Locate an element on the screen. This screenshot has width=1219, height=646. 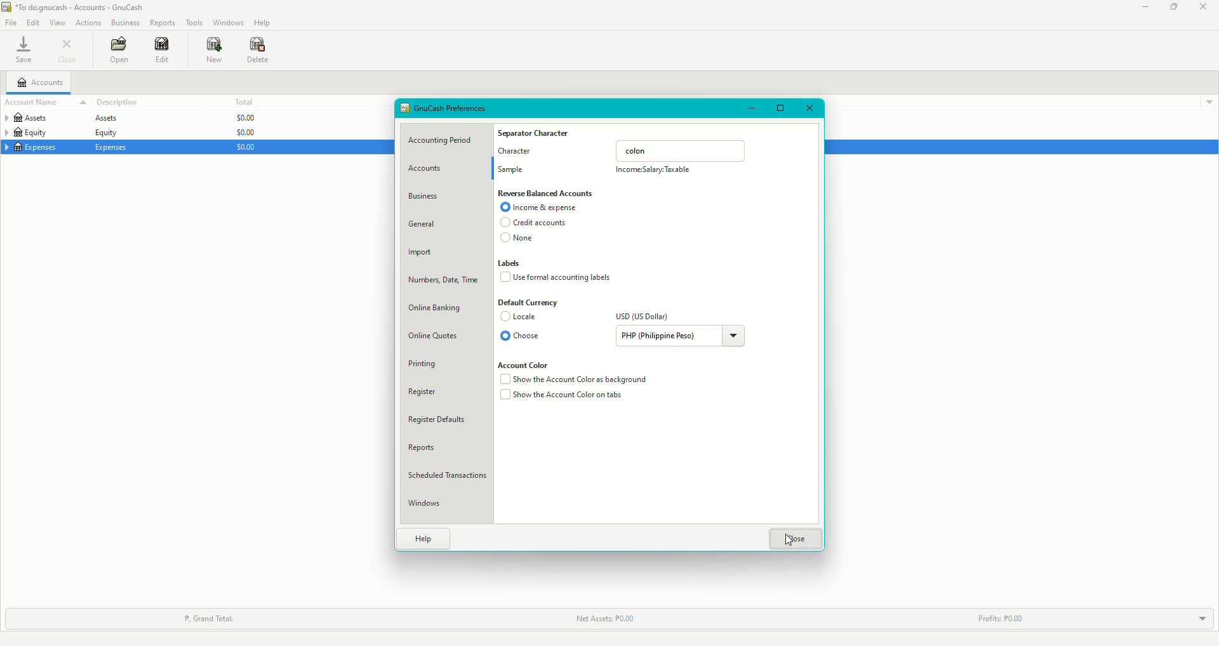
Use formal accounting labels is located at coordinates (559, 277).